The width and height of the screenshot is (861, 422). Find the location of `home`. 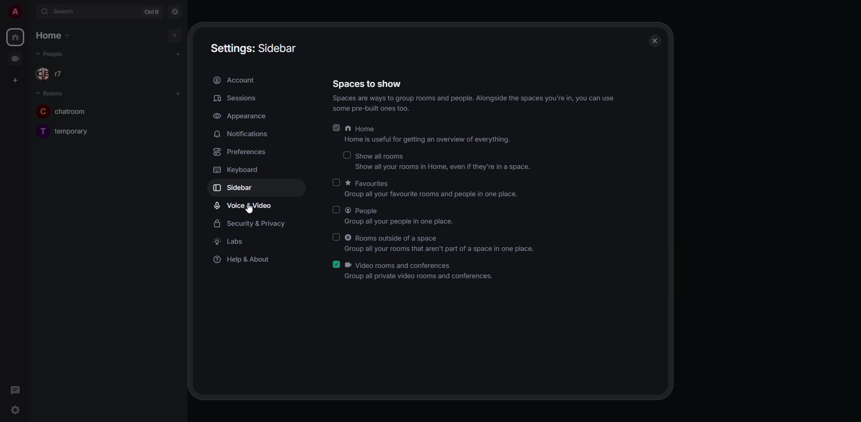

home is located at coordinates (430, 129).